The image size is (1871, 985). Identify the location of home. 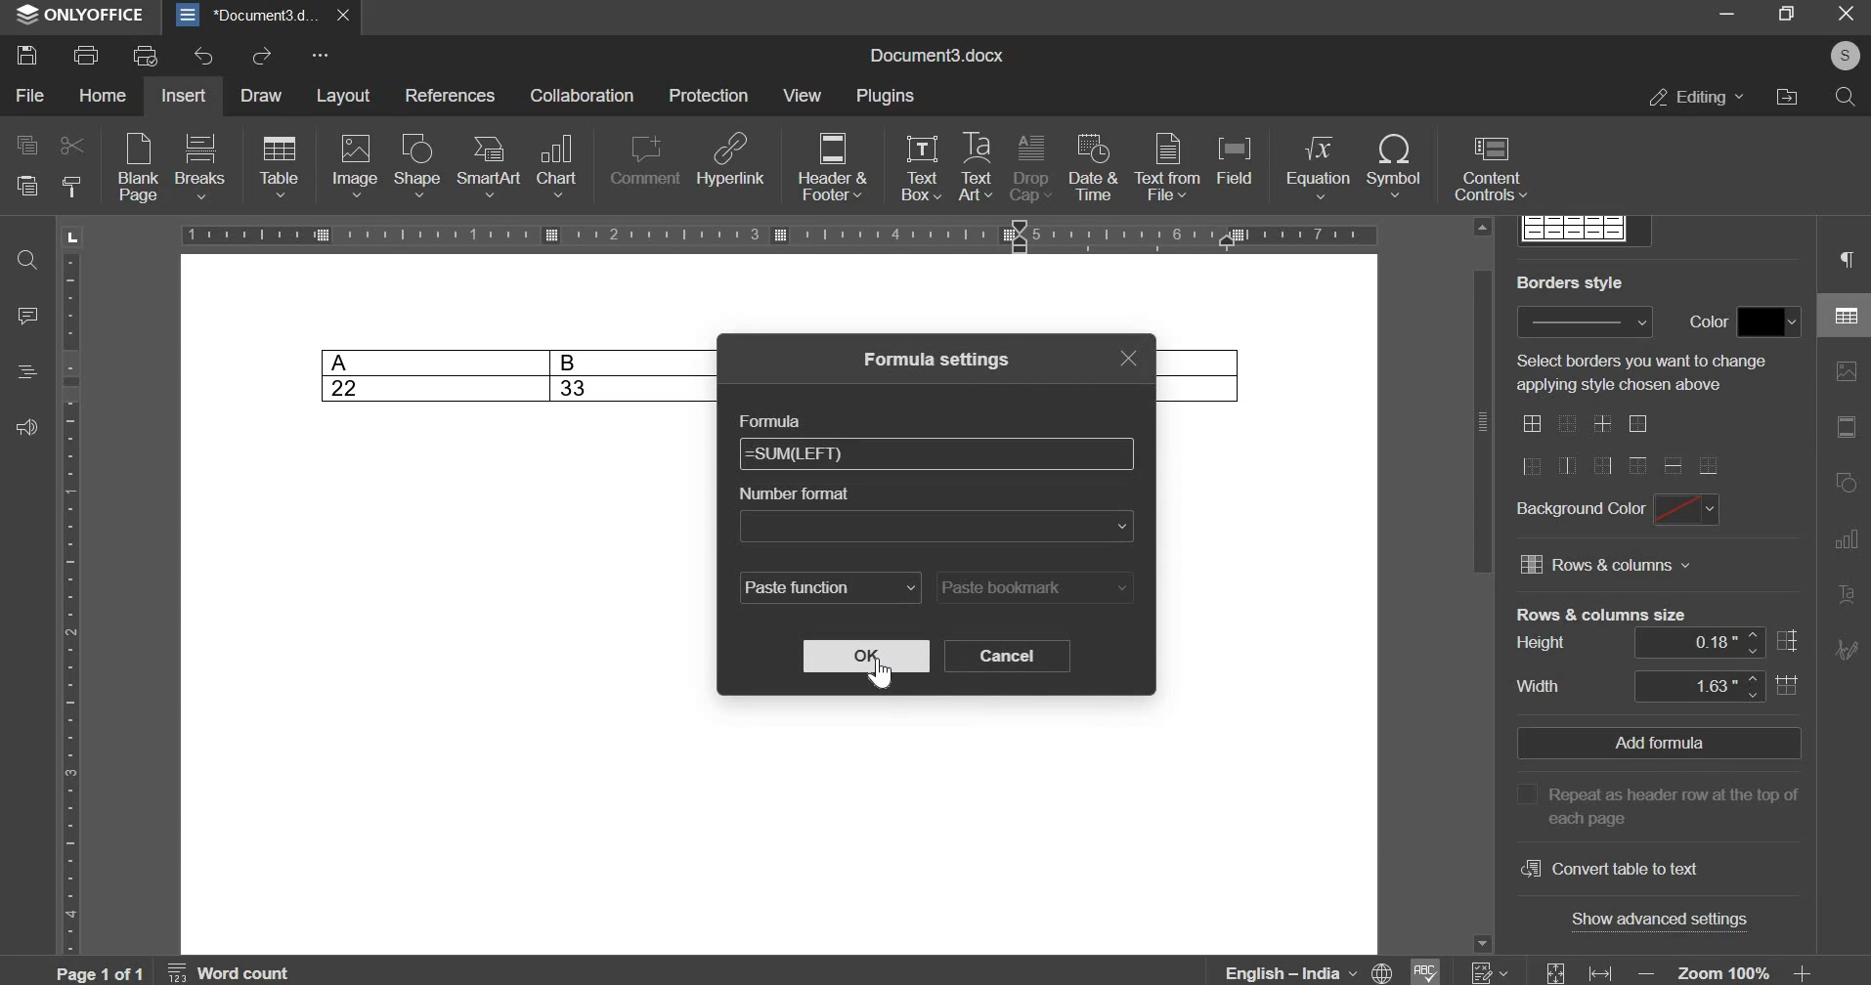
(102, 97).